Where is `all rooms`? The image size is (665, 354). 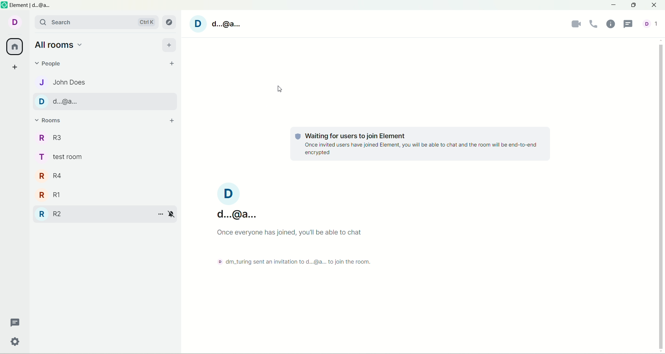
all rooms is located at coordinates (59, 45).